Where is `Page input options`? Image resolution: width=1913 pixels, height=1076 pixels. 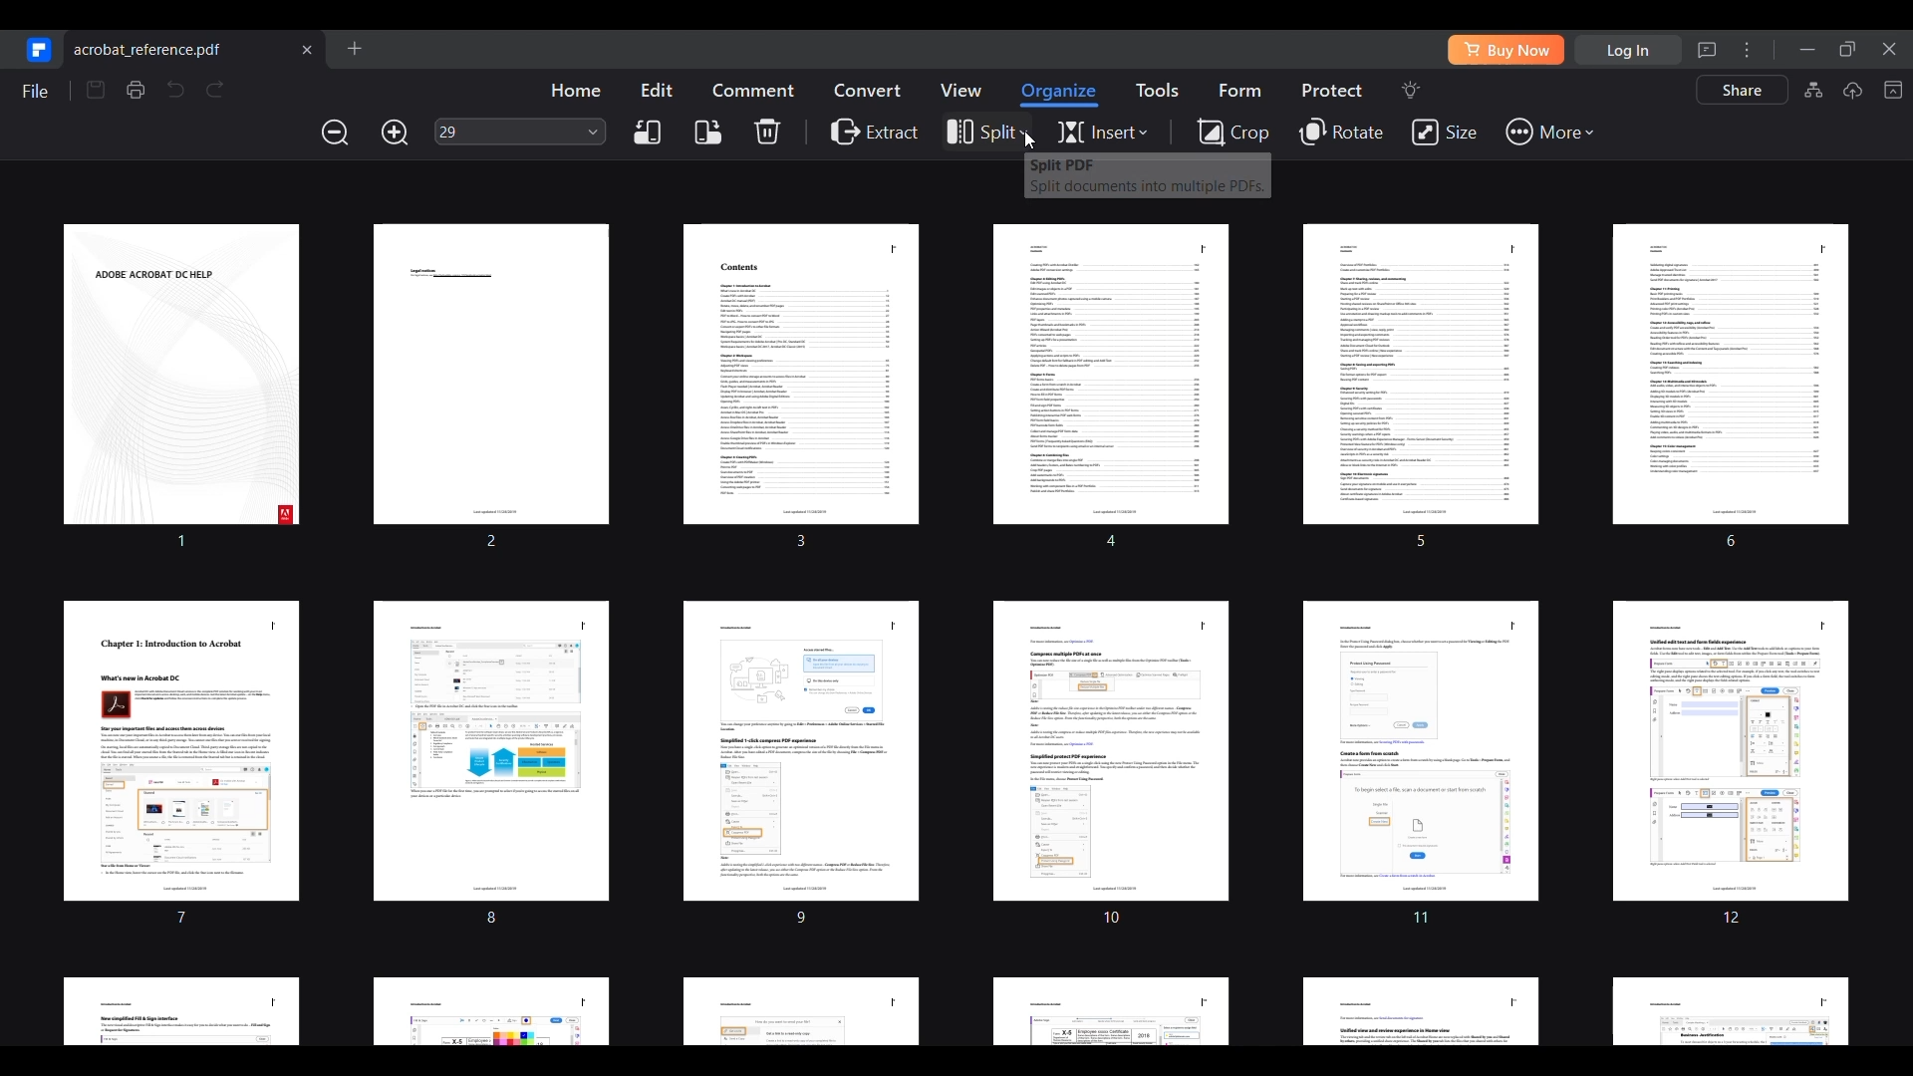
Page input options is located at coordinates (594, 131).